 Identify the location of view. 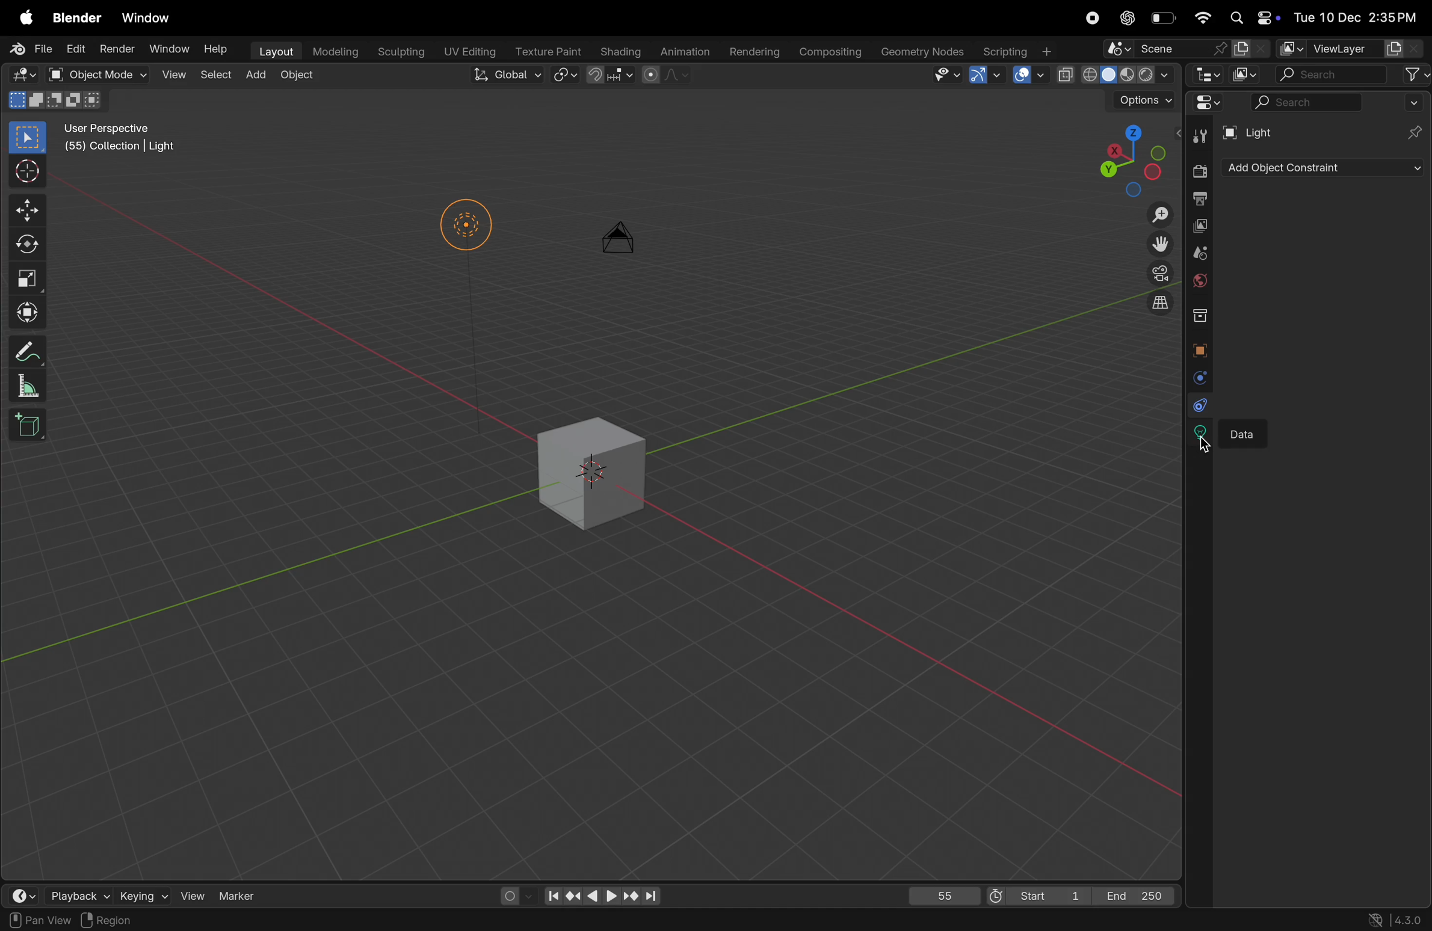
(172, 76).